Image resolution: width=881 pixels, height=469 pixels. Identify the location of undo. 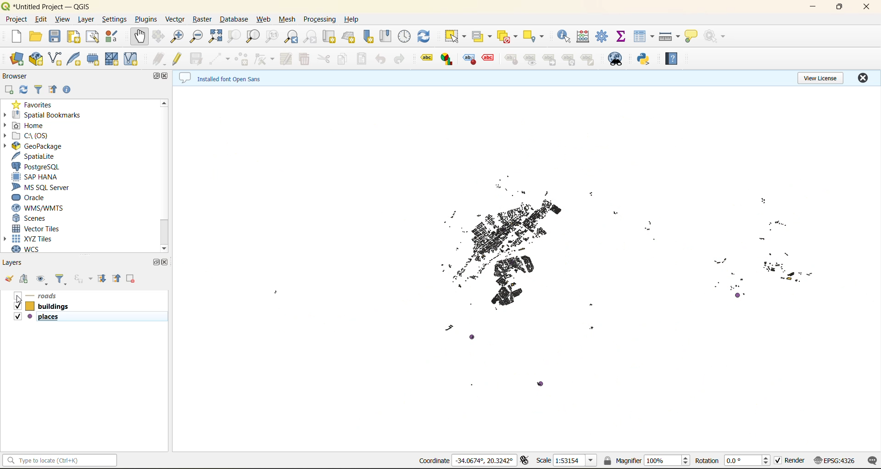
(382, 61).